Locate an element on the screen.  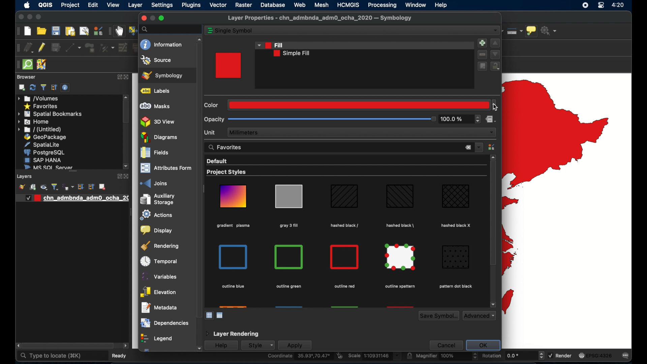
QGIS is located at coordinates (45, 6).